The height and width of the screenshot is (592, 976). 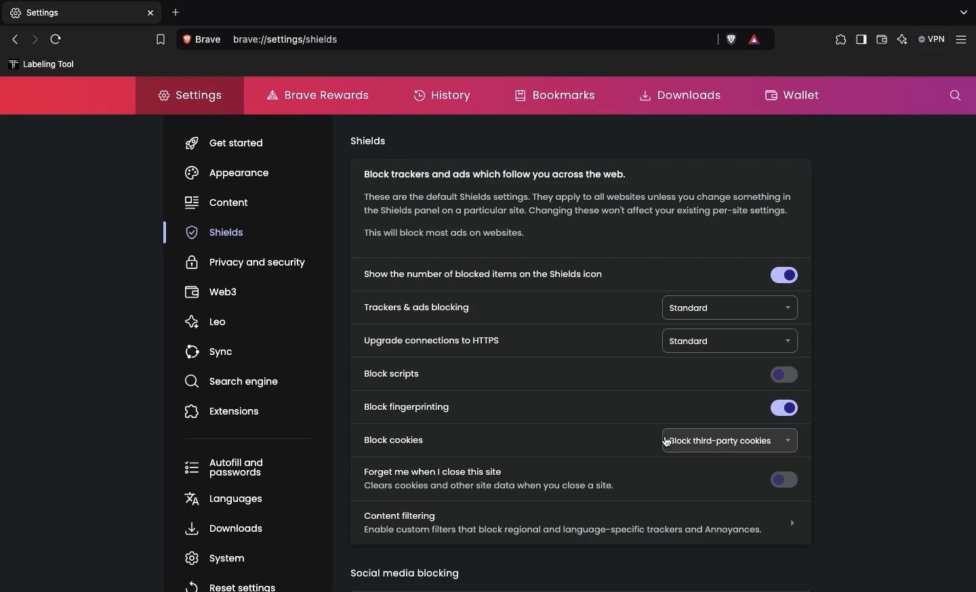 I want to click on , Downloads, so click(x=222, y=530).